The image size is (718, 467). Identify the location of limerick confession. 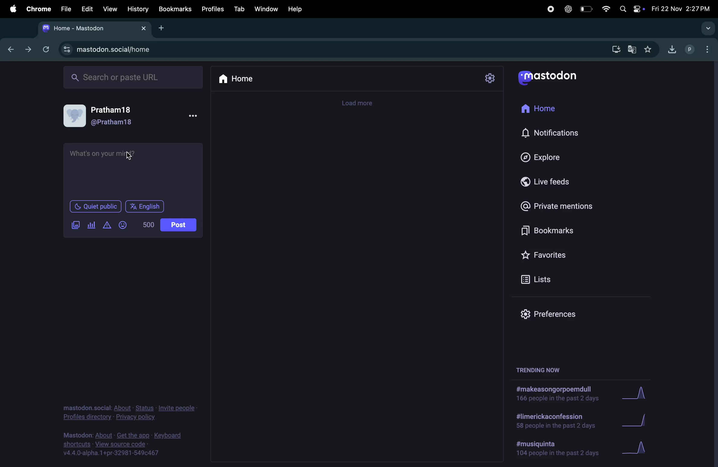
(560, 419).